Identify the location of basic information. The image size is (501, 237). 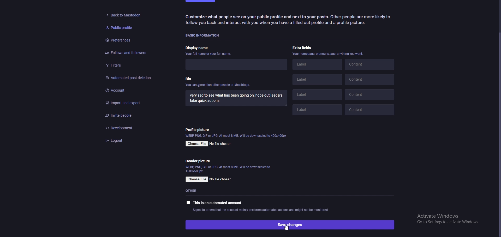
(205, 35).